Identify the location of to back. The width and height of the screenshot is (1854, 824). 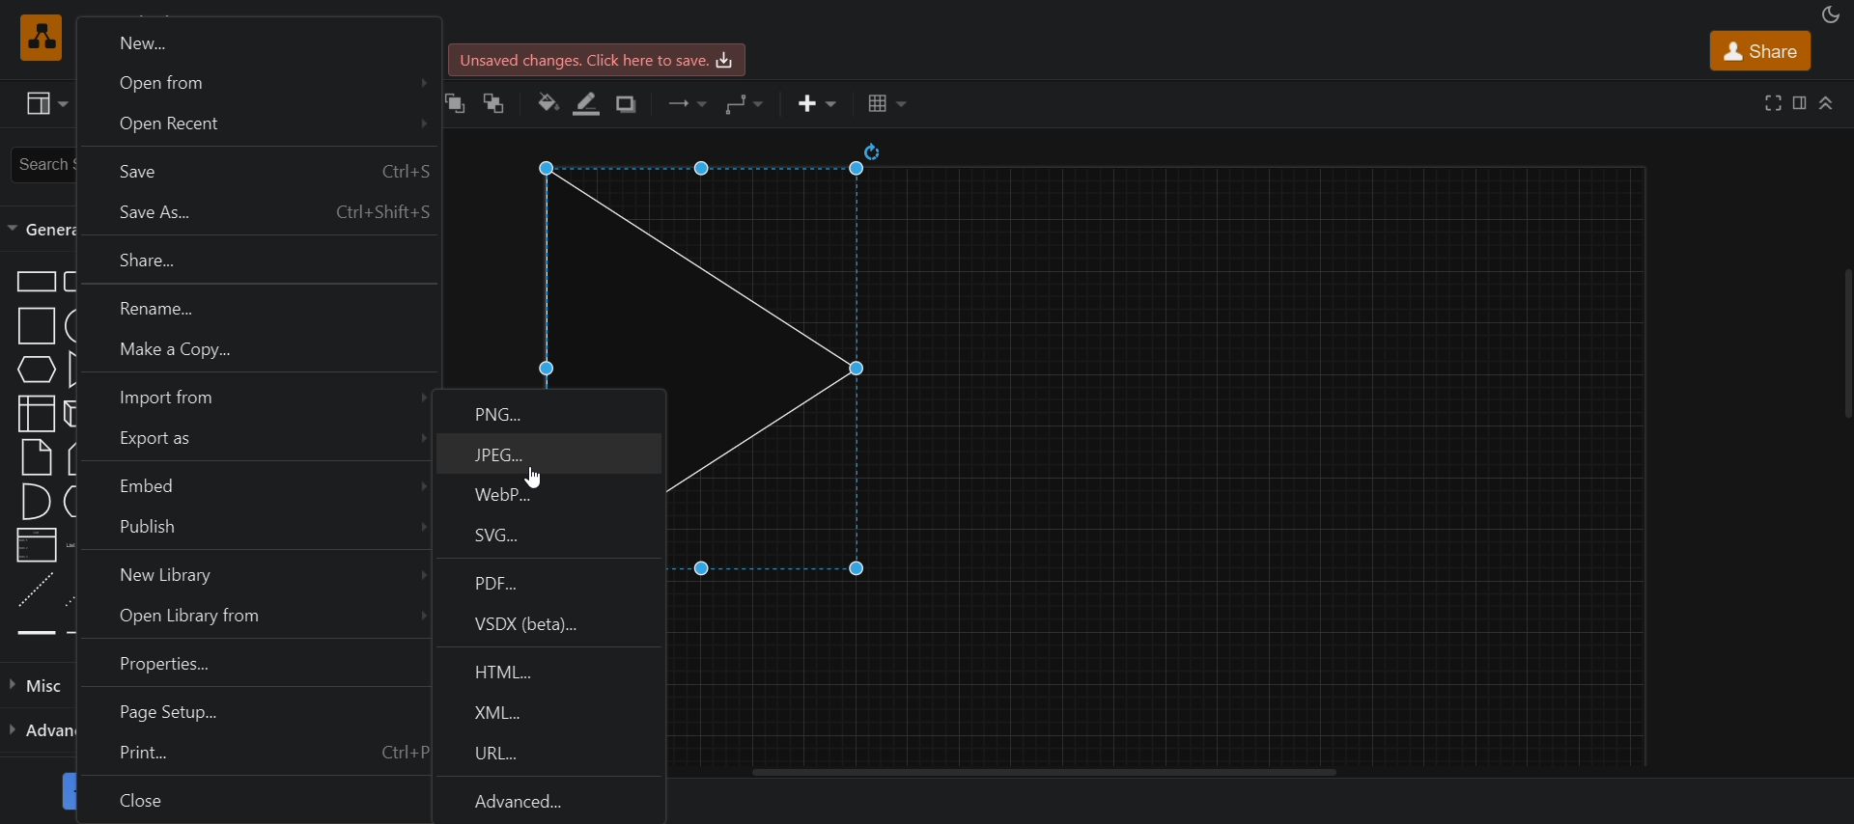
(496, 102).